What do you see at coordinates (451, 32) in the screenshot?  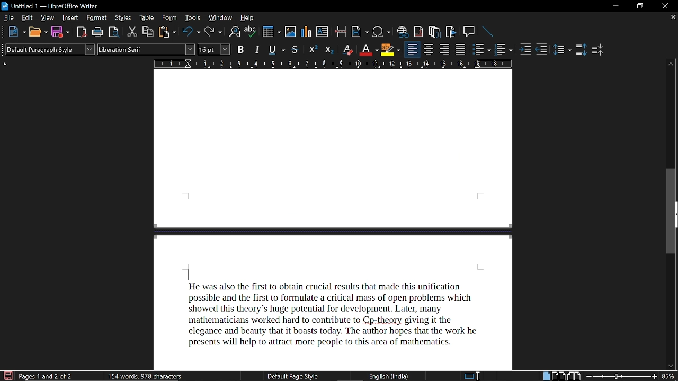 I see `Insert bookmark` at bounding box center [451, 32].